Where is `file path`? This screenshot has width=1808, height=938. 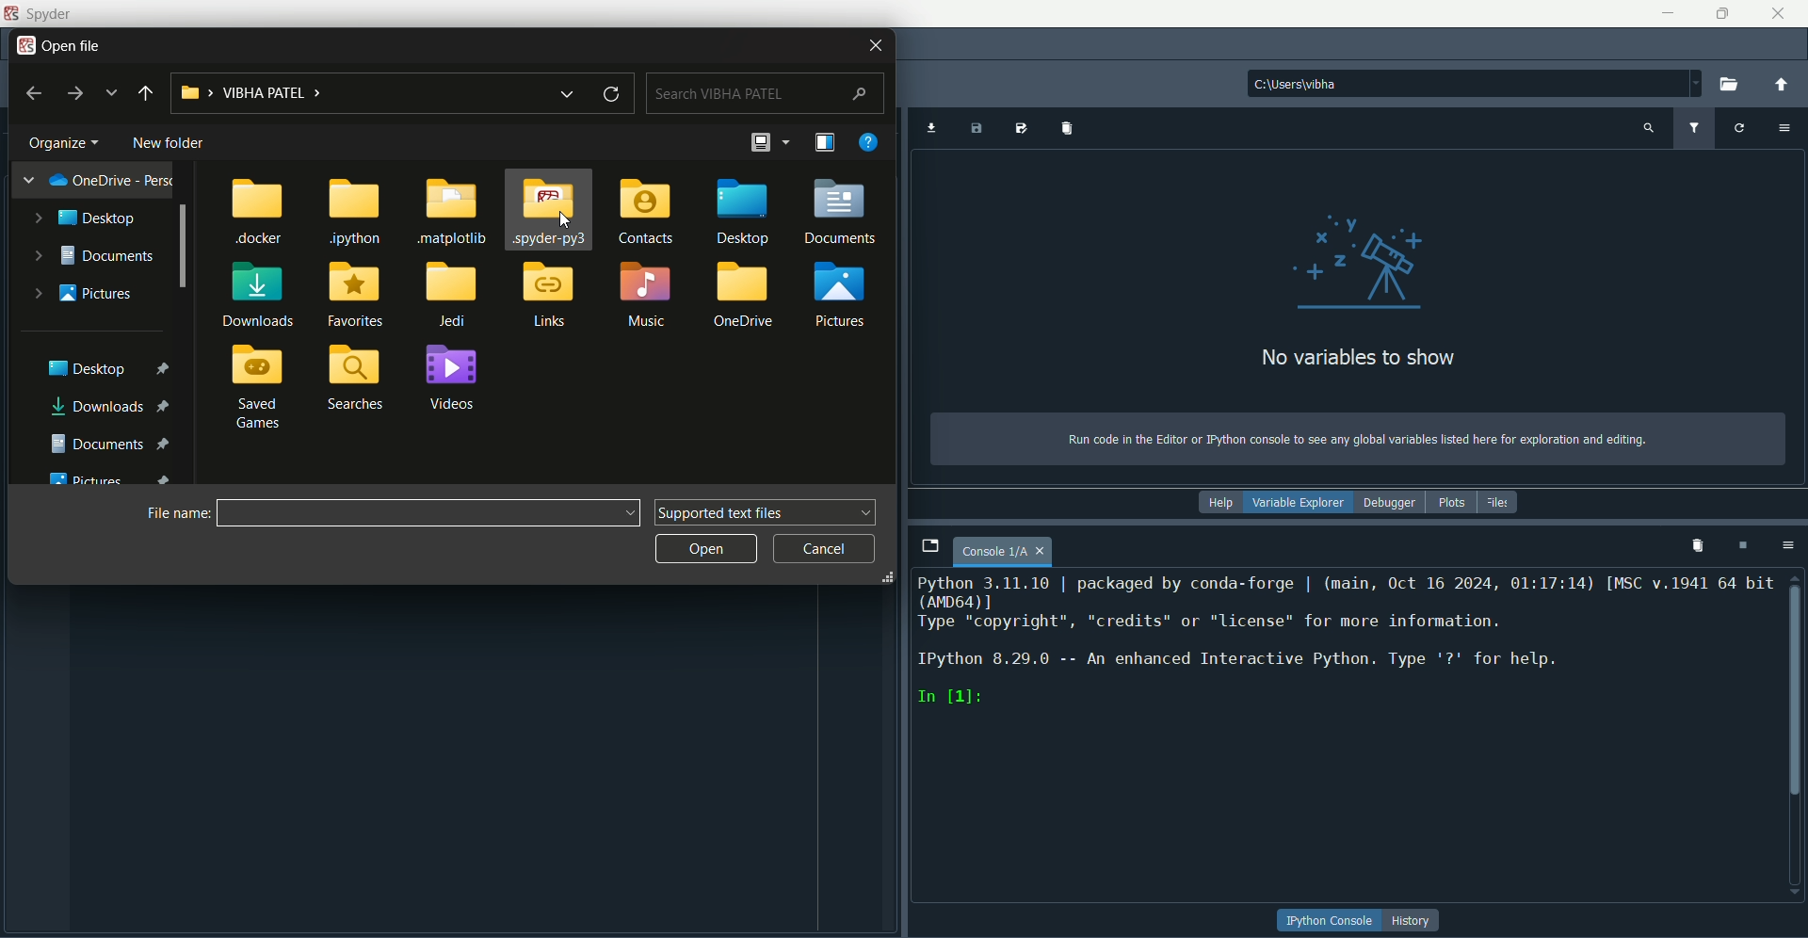
file path is located at coordinates (1473, 83).